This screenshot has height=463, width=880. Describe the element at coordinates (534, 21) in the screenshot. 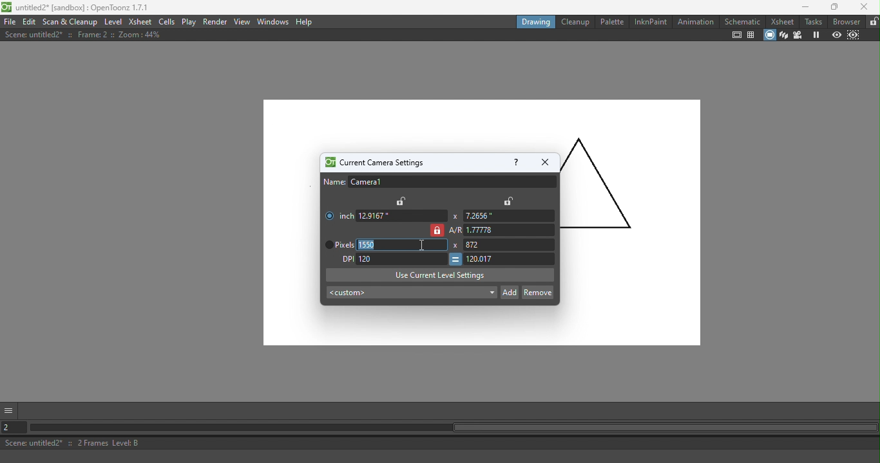

I see `Drawing` at that location.